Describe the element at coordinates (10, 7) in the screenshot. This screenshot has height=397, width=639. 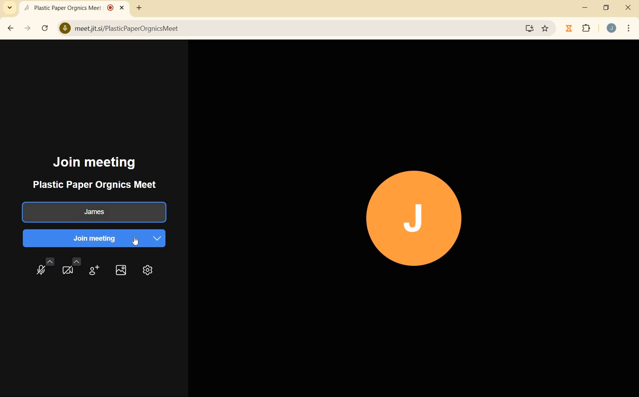
I see `search tabs` at that location.